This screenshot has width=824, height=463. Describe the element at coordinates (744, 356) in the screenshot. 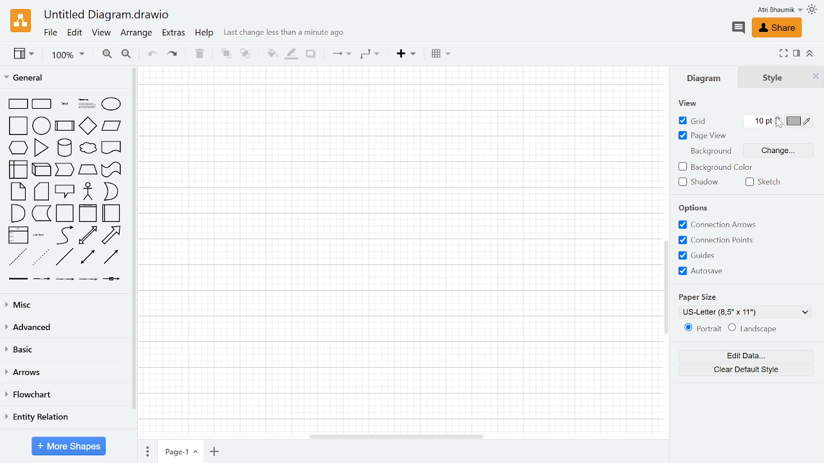

I see `Edit data` at that location.